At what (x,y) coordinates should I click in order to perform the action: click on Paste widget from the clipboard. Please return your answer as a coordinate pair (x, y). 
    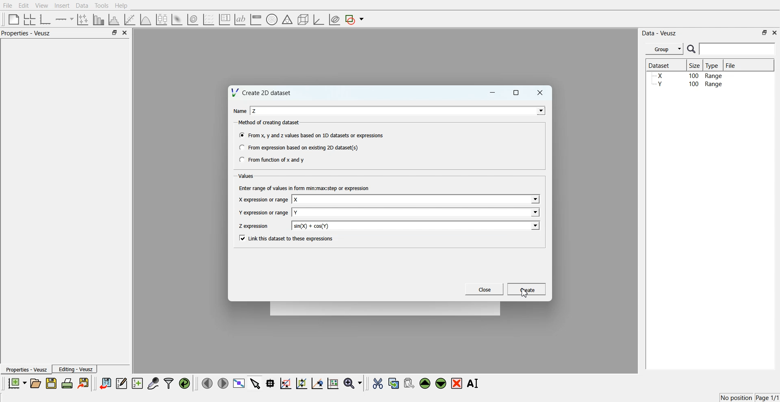
    Looking at the image, I should click on (409, 383).